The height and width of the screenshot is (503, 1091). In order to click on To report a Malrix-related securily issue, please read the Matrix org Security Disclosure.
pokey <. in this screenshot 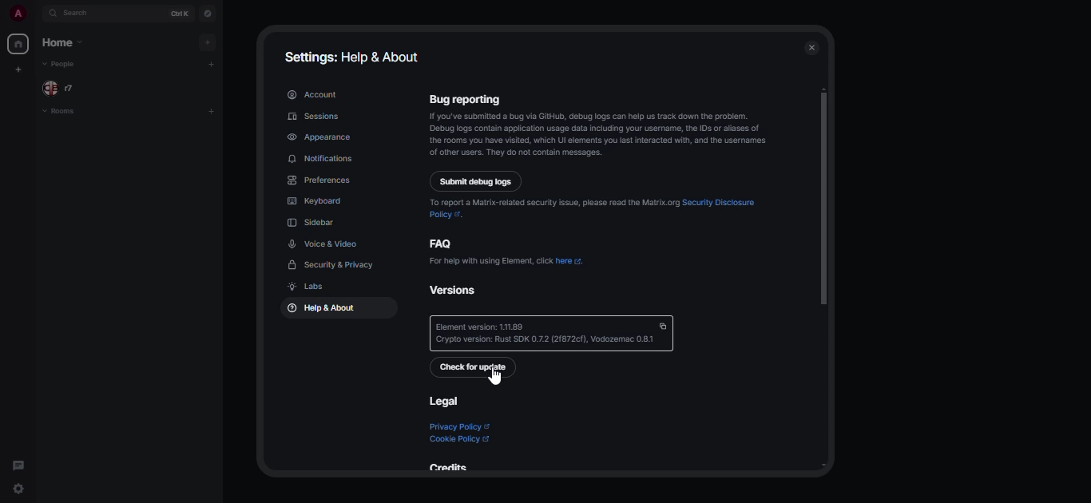, I will do `click(594, 210)`.